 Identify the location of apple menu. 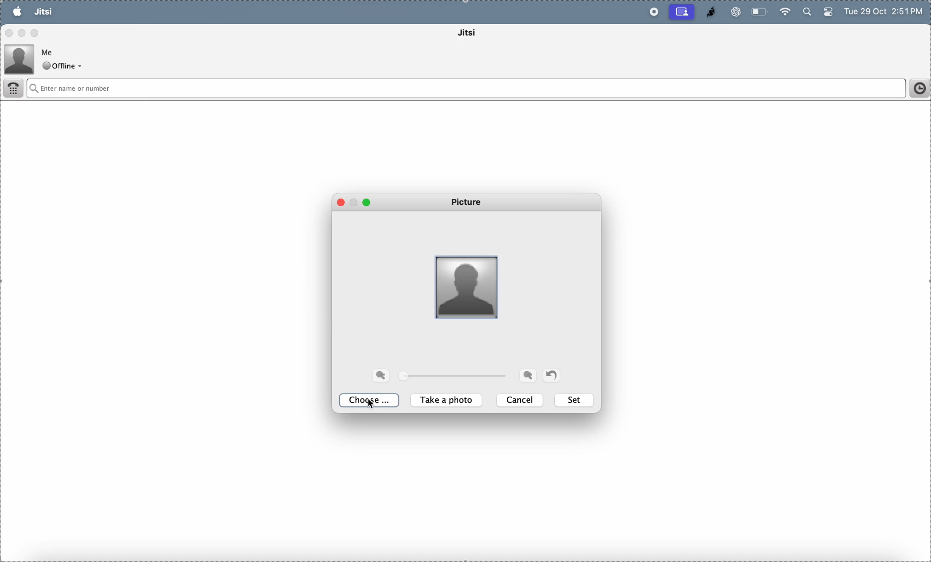
(17, 11).